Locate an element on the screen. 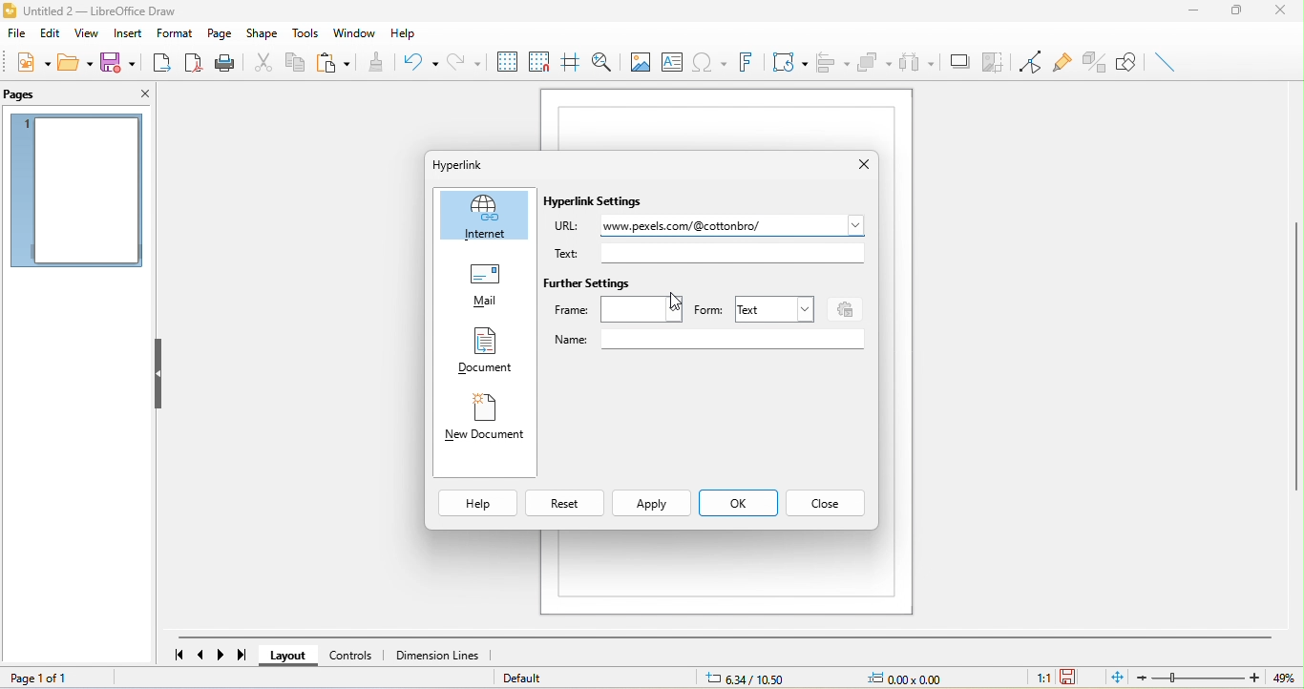 This screenshot has width=1304, height=689. show draw function is located at coordinates (1127, 59).